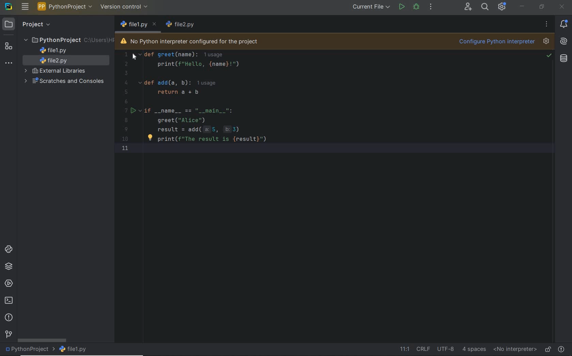 This screenshot has width=572, height=356. I want to click on database, so click(564, 58).